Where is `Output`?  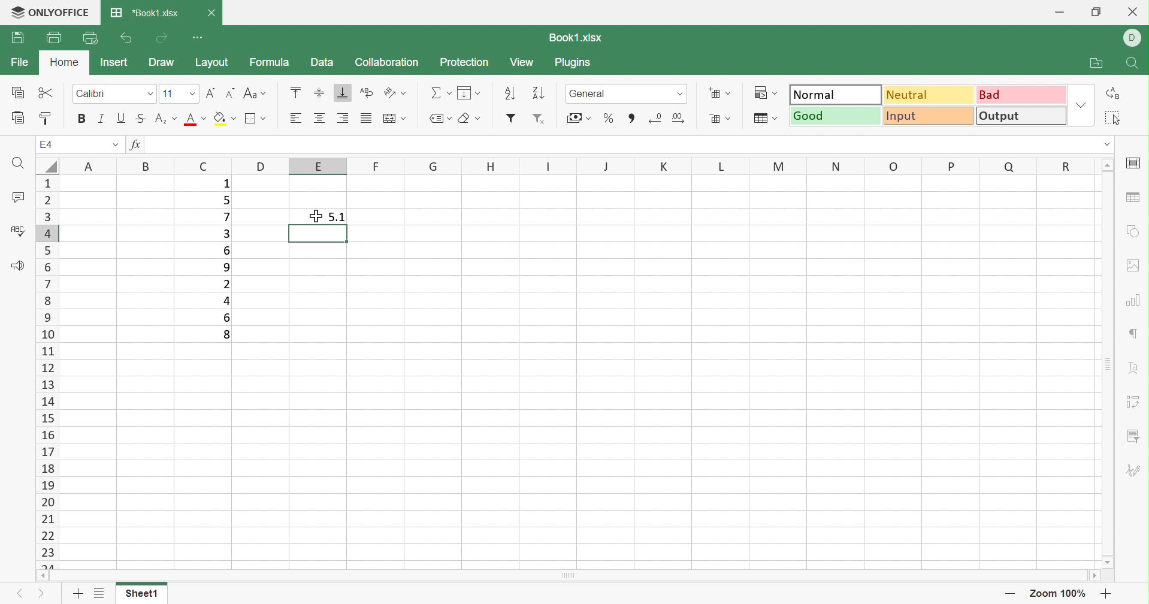 Output is located at coordinates (1022, 115).